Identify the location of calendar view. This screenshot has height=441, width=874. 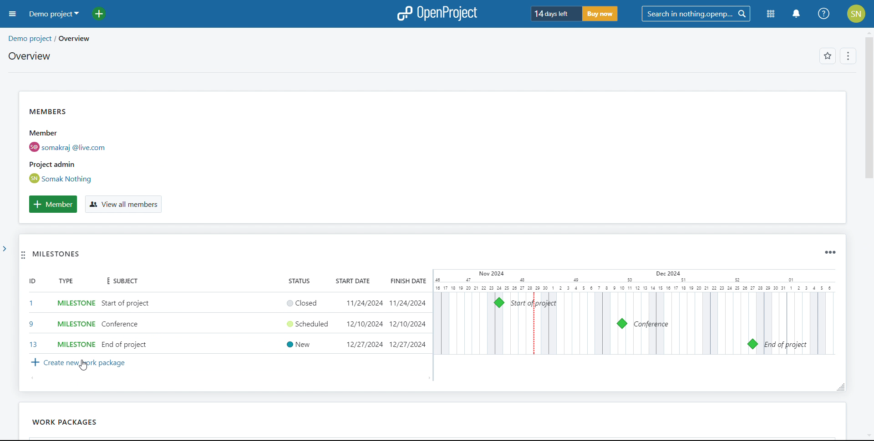
(634, 312).